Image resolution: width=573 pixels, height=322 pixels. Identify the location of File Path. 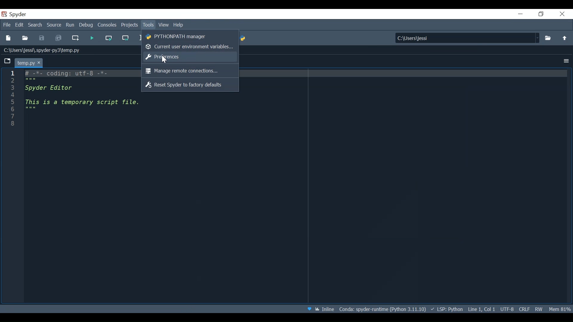
(44, 50).